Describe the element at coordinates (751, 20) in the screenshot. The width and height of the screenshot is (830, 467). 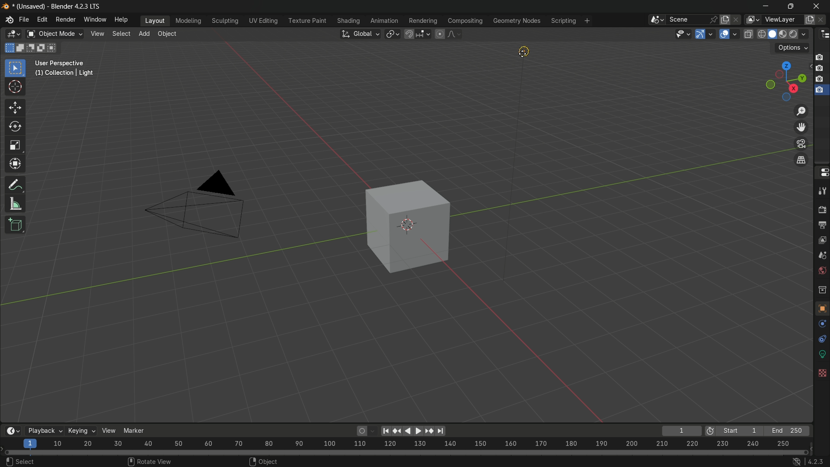
I see `active viewlayer` at that location.